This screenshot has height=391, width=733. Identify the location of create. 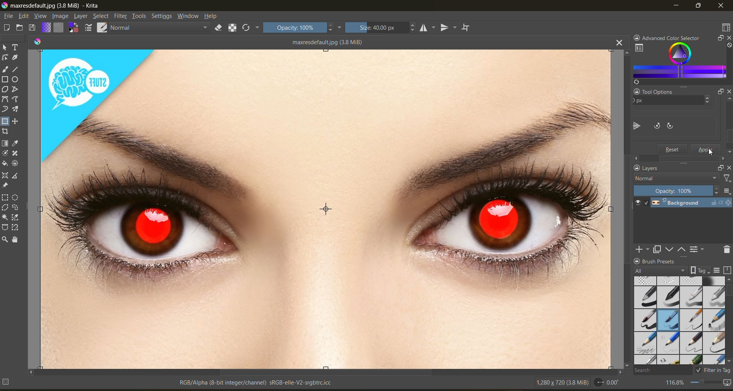
(6, 29).